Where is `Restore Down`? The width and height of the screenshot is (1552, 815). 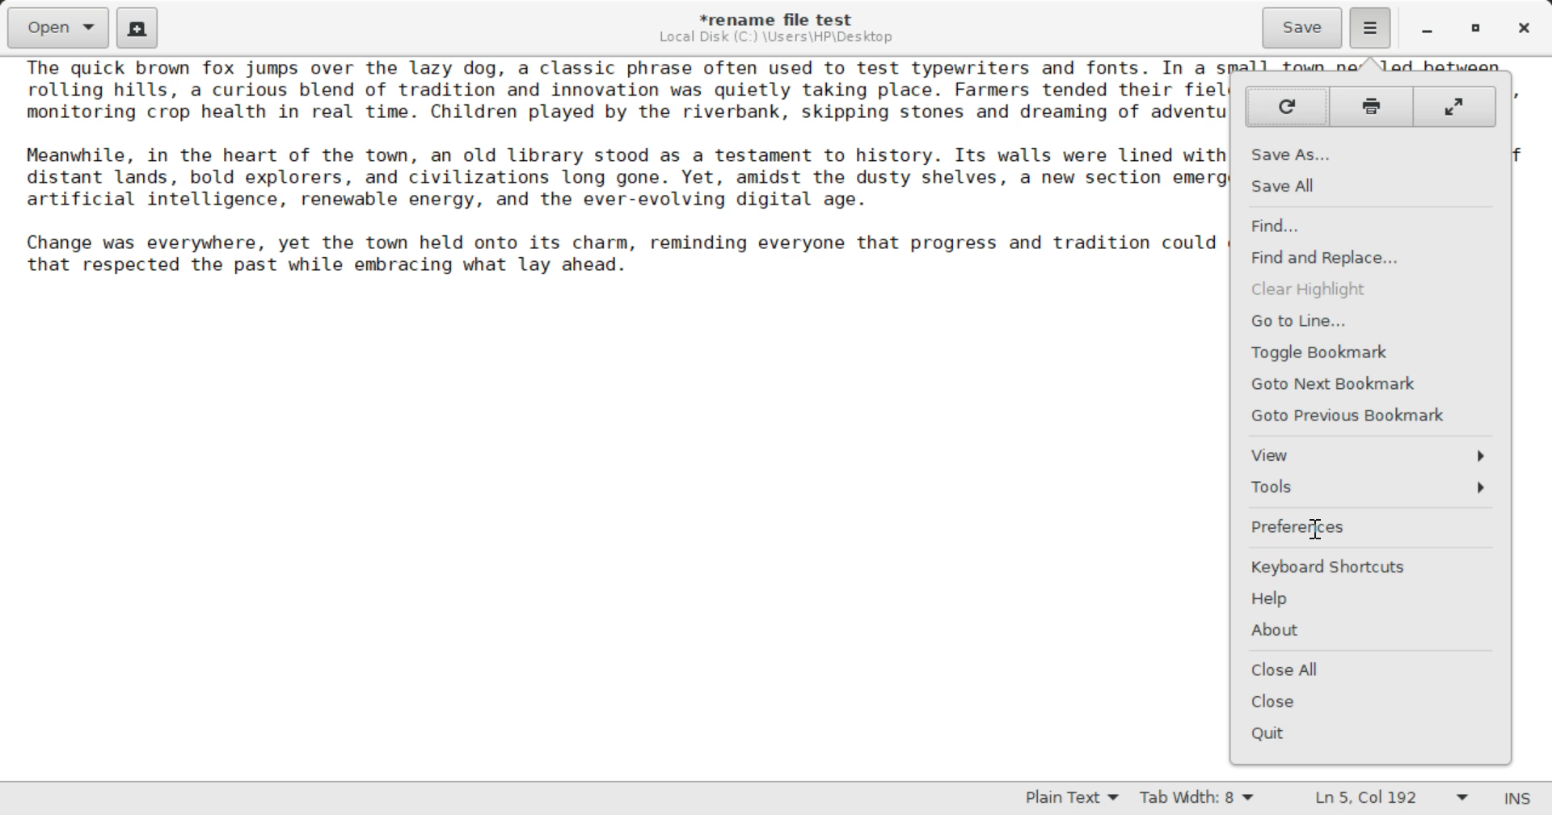
Restore Down is located at coordinates (1425, 28).